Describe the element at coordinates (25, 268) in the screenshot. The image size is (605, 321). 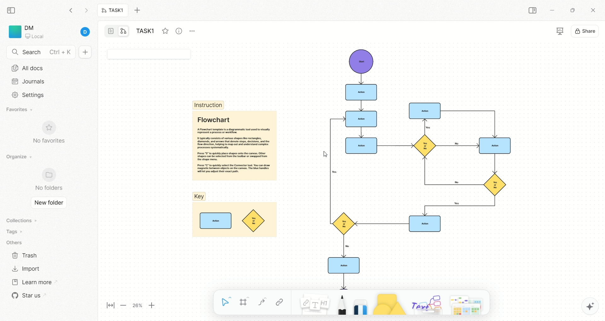
I see `import` at that location.